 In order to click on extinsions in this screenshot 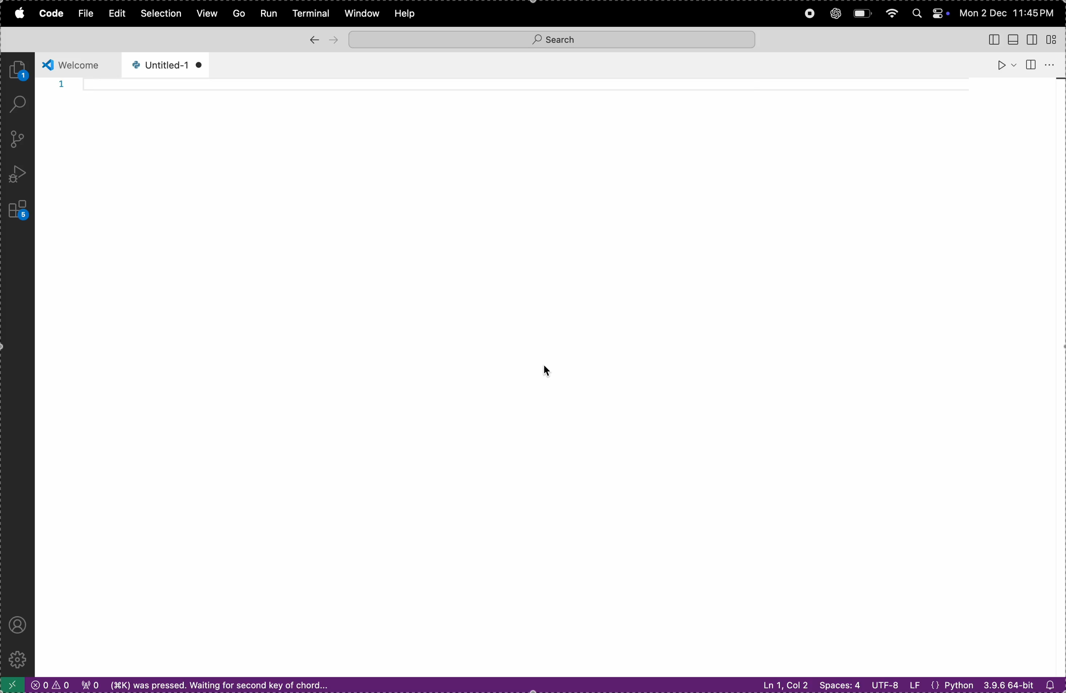, I will do `click(16, 208)`.